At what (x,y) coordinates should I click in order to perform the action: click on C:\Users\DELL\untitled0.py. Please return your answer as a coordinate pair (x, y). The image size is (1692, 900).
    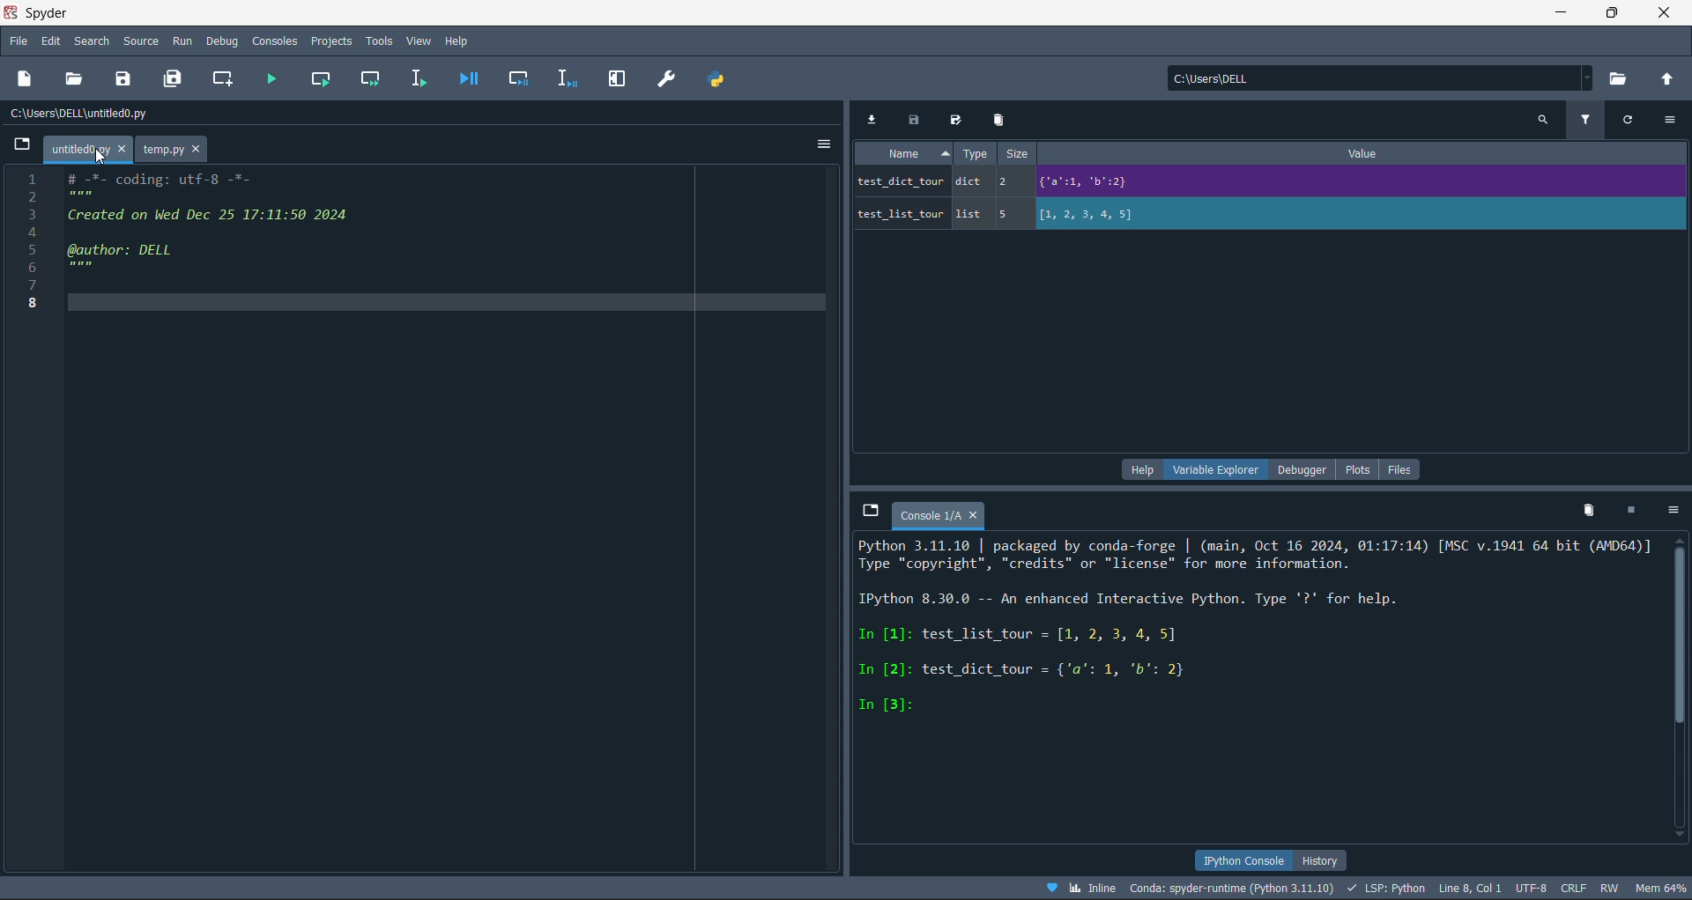
    Looking at the image, I should click on (93, 116).